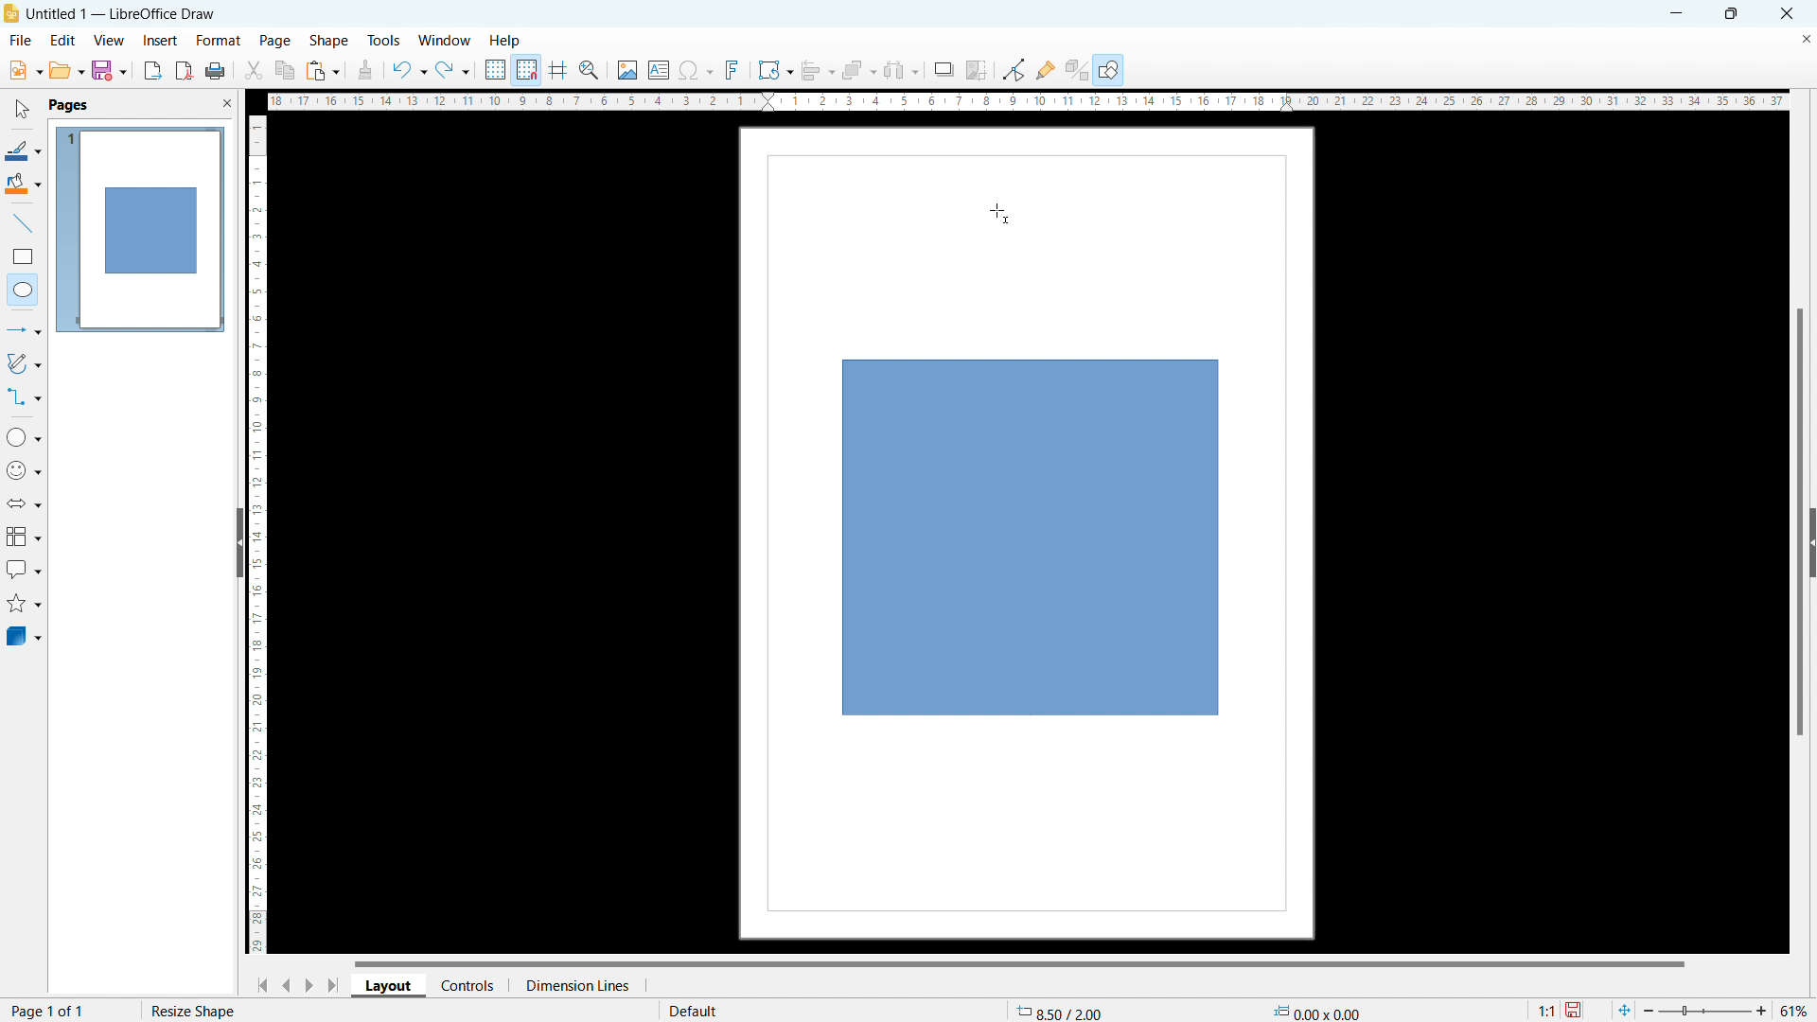 The width and height of the screenshot is (1817, 1022). What do you see at coordinates (558, 71) in the screenshot?
I see `guidelines while moving` at bounding box center [558, 71].